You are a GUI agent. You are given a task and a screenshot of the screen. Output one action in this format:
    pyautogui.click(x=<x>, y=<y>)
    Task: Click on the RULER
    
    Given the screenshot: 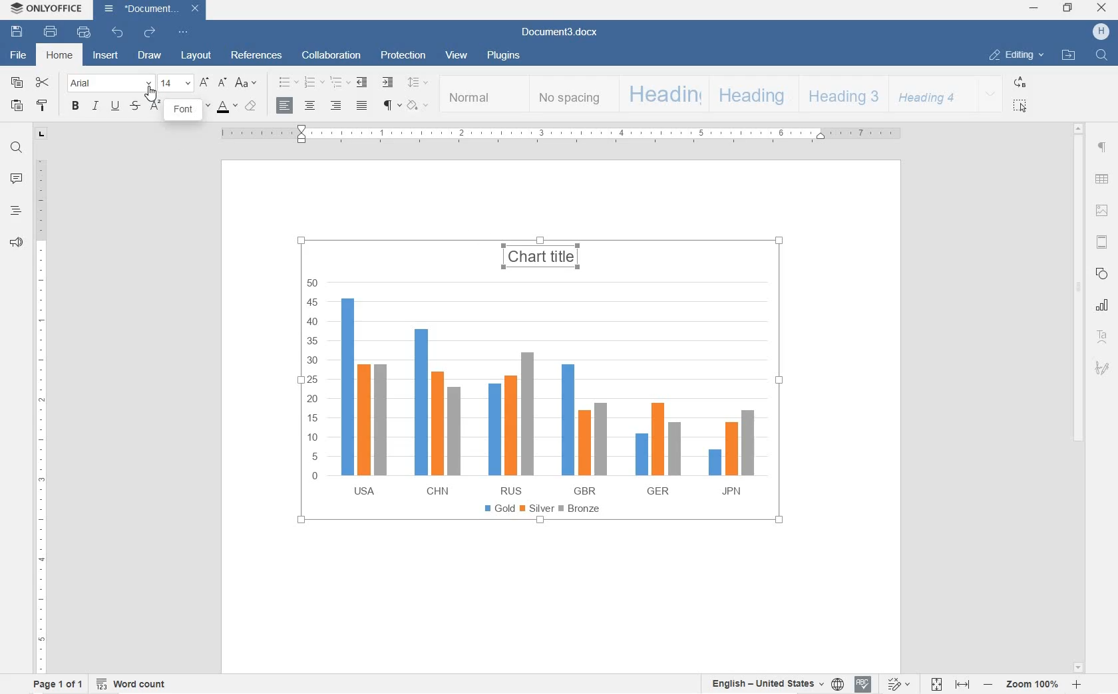 What is the action you would take?
    pyautogui.click(x=41, y=413)
    